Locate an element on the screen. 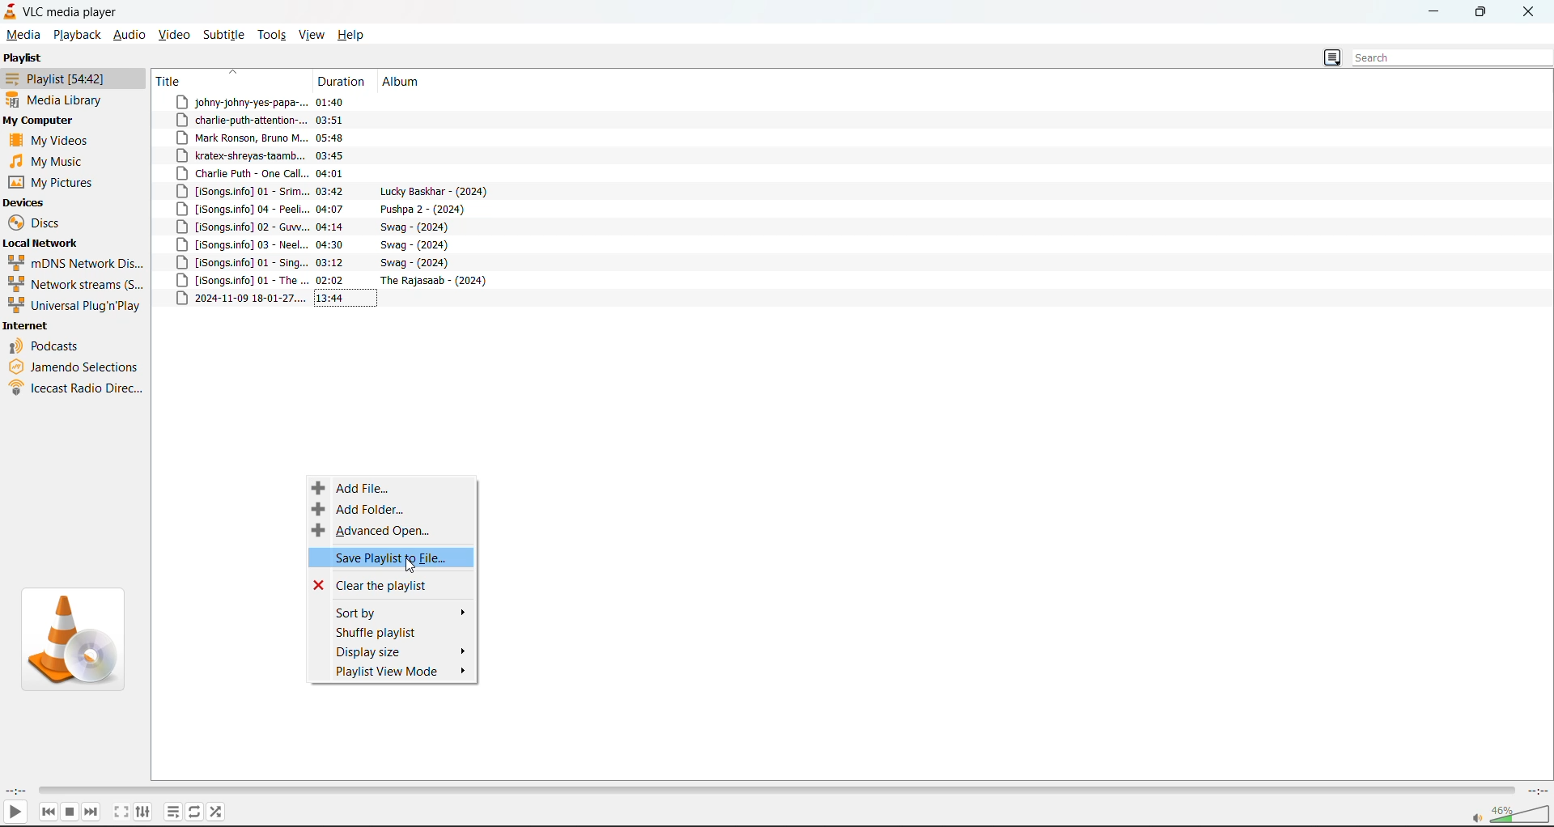 Image resolution: width=1554 pixels, height=827 pixels. pictures is located at coordinates (58, 183).